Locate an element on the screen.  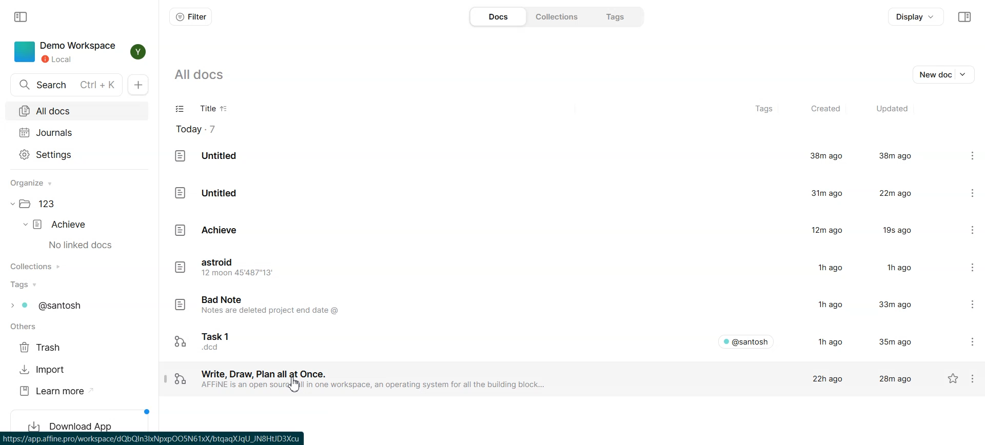
Learn more is located at coordinates (56, 391).